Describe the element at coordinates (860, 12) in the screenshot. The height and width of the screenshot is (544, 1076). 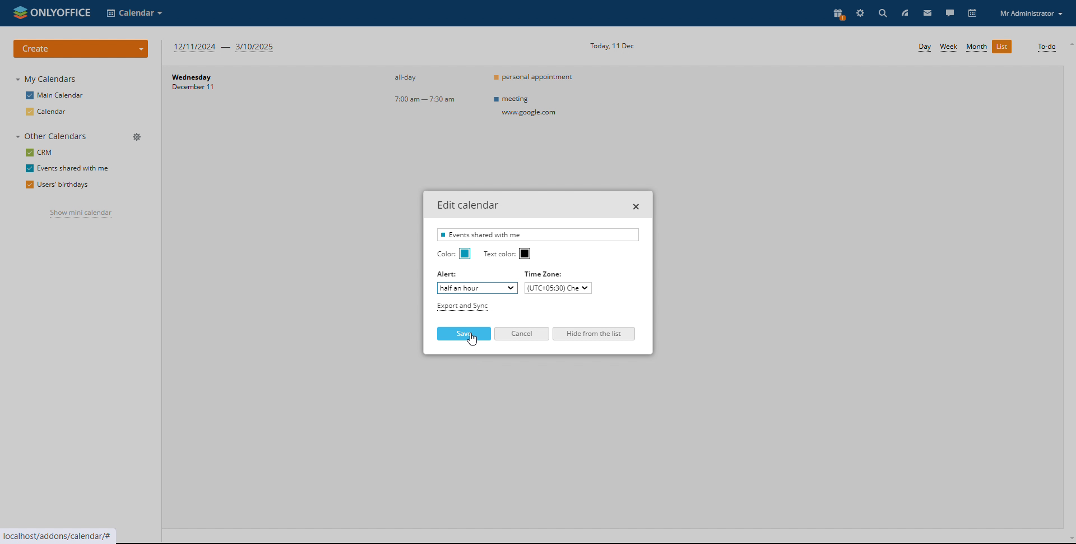
I see `settings` at that location.